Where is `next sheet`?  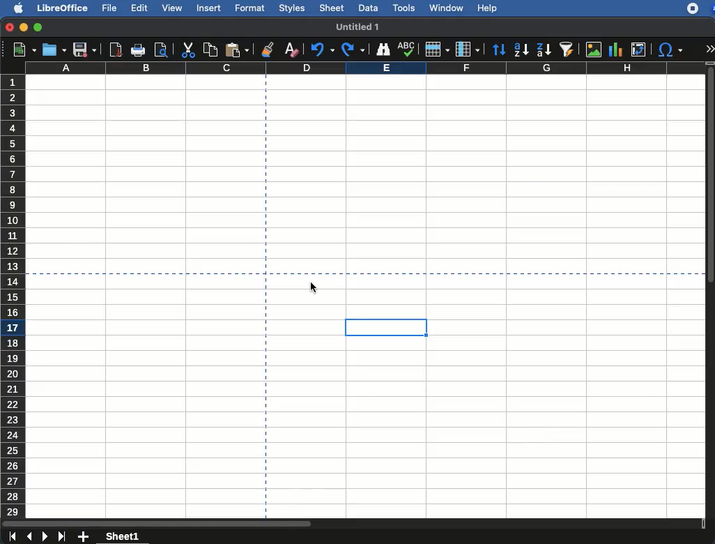 next sheet is located at coordinates (46, 537).